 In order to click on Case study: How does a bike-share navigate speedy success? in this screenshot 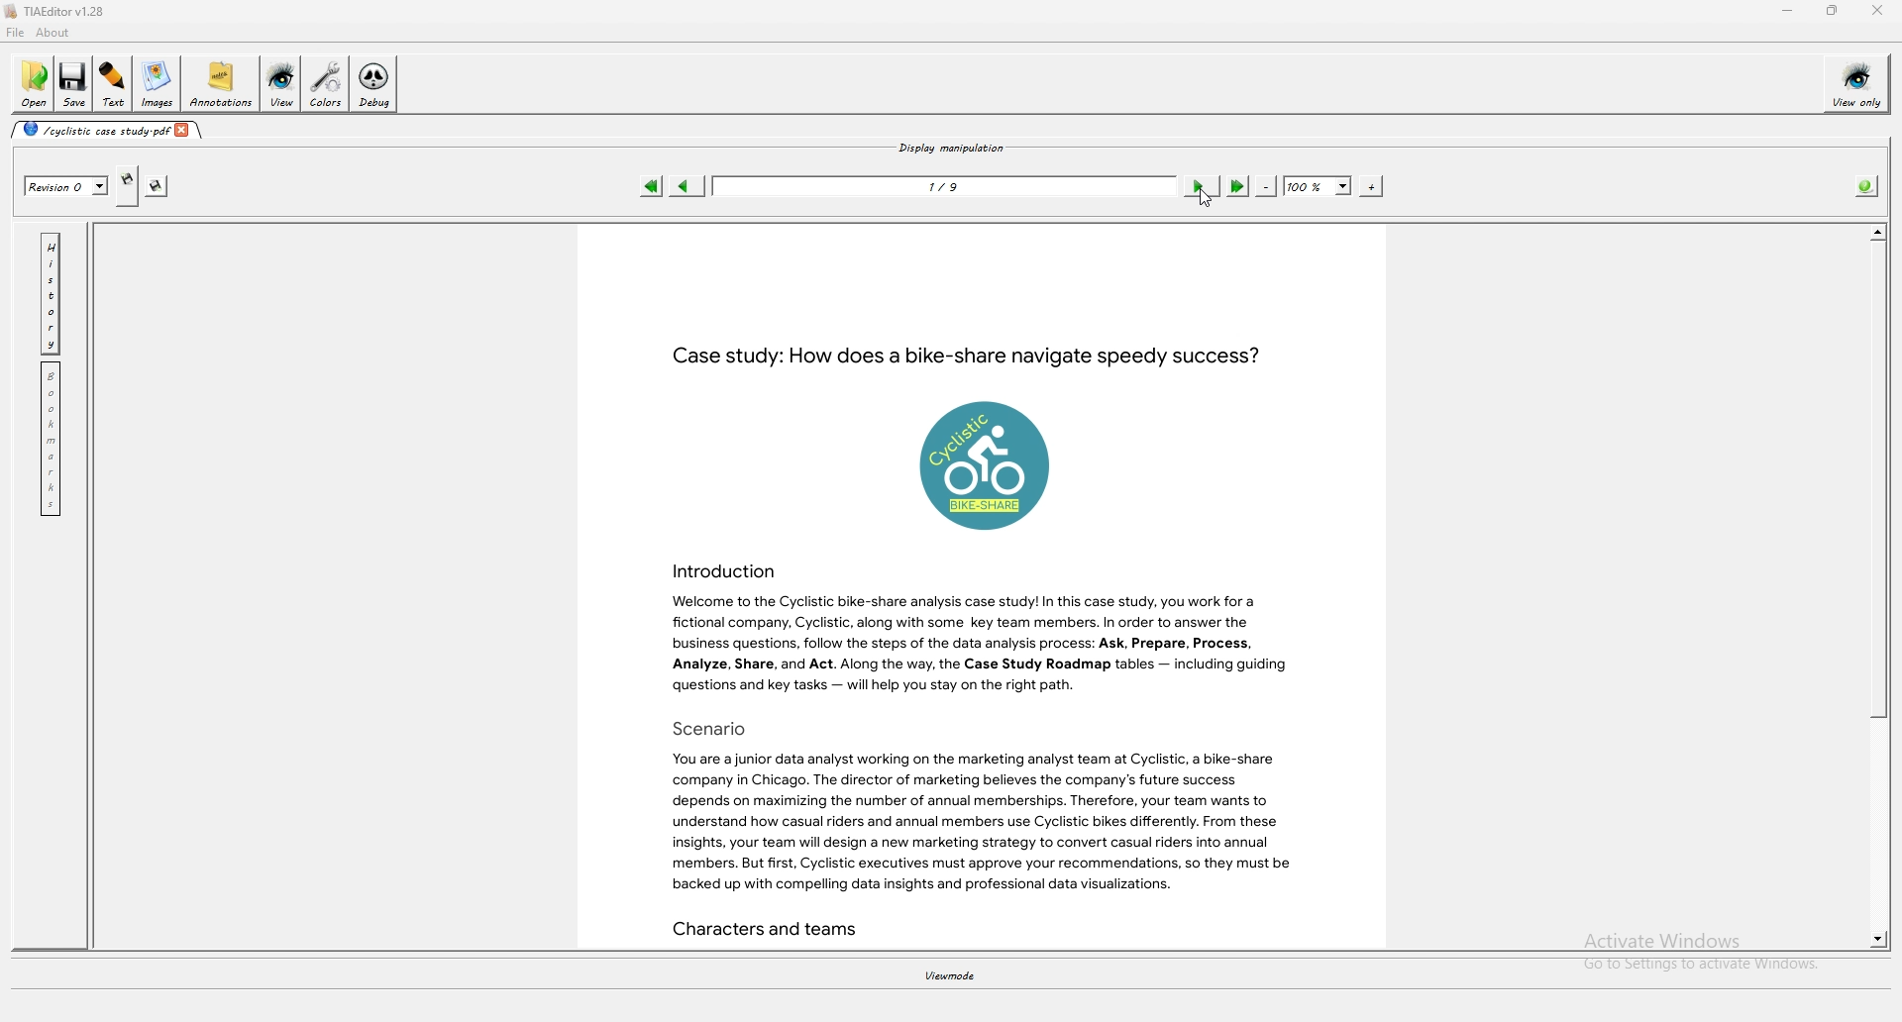, I will do `click(969, 358)`.